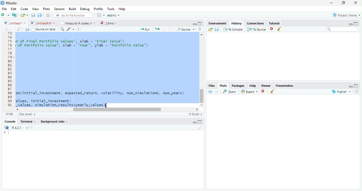  I want to click on Mosquito R codes.v1, so click(77, 23).